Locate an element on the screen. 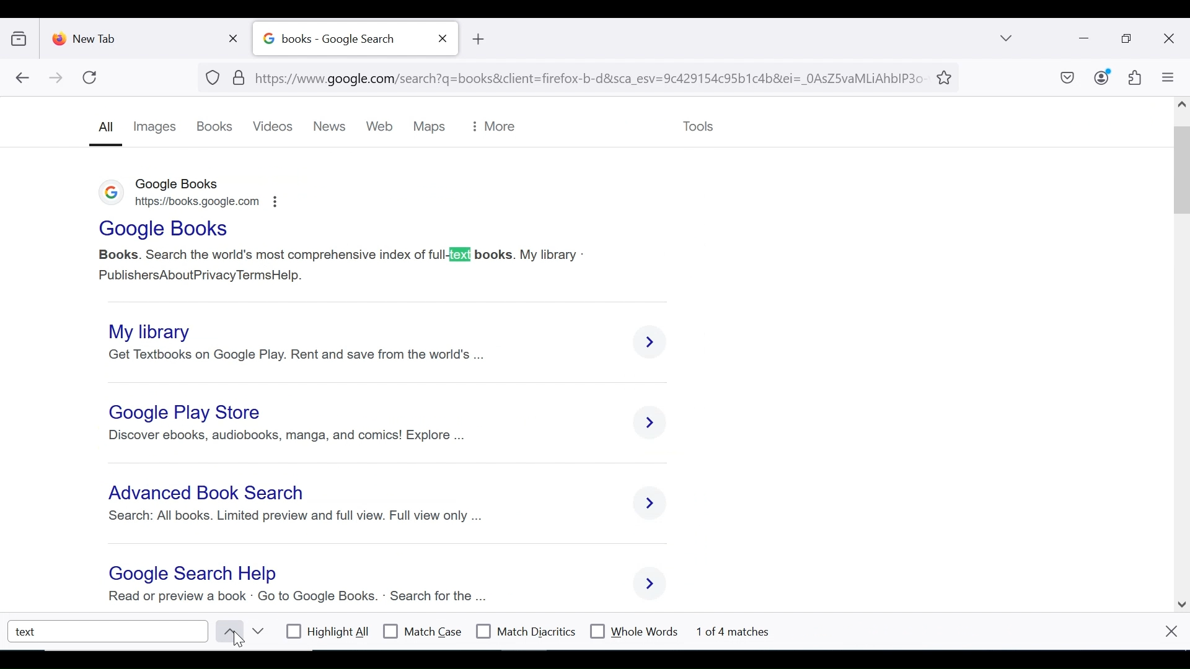 This screenshot has width=1190, height=669. open application menu is located at coordinates (1167, 77).